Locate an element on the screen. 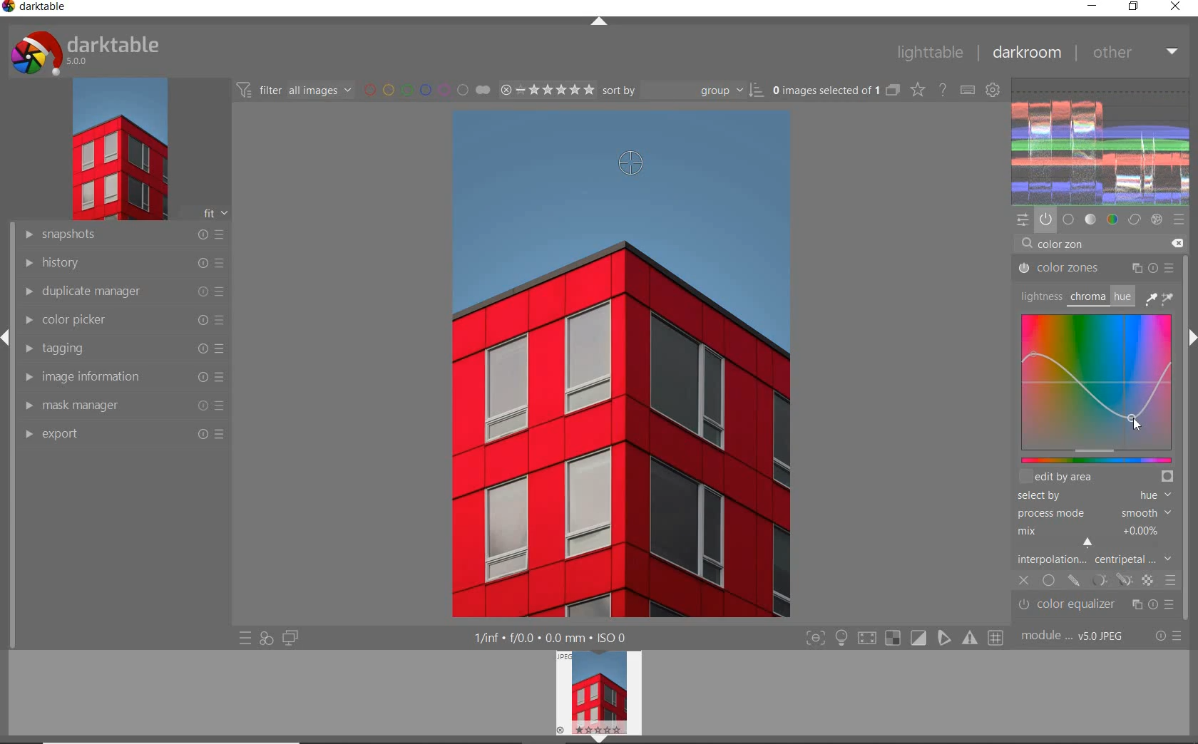 The image size is (1198, 744). module order is located at coordinates (1076, 637).